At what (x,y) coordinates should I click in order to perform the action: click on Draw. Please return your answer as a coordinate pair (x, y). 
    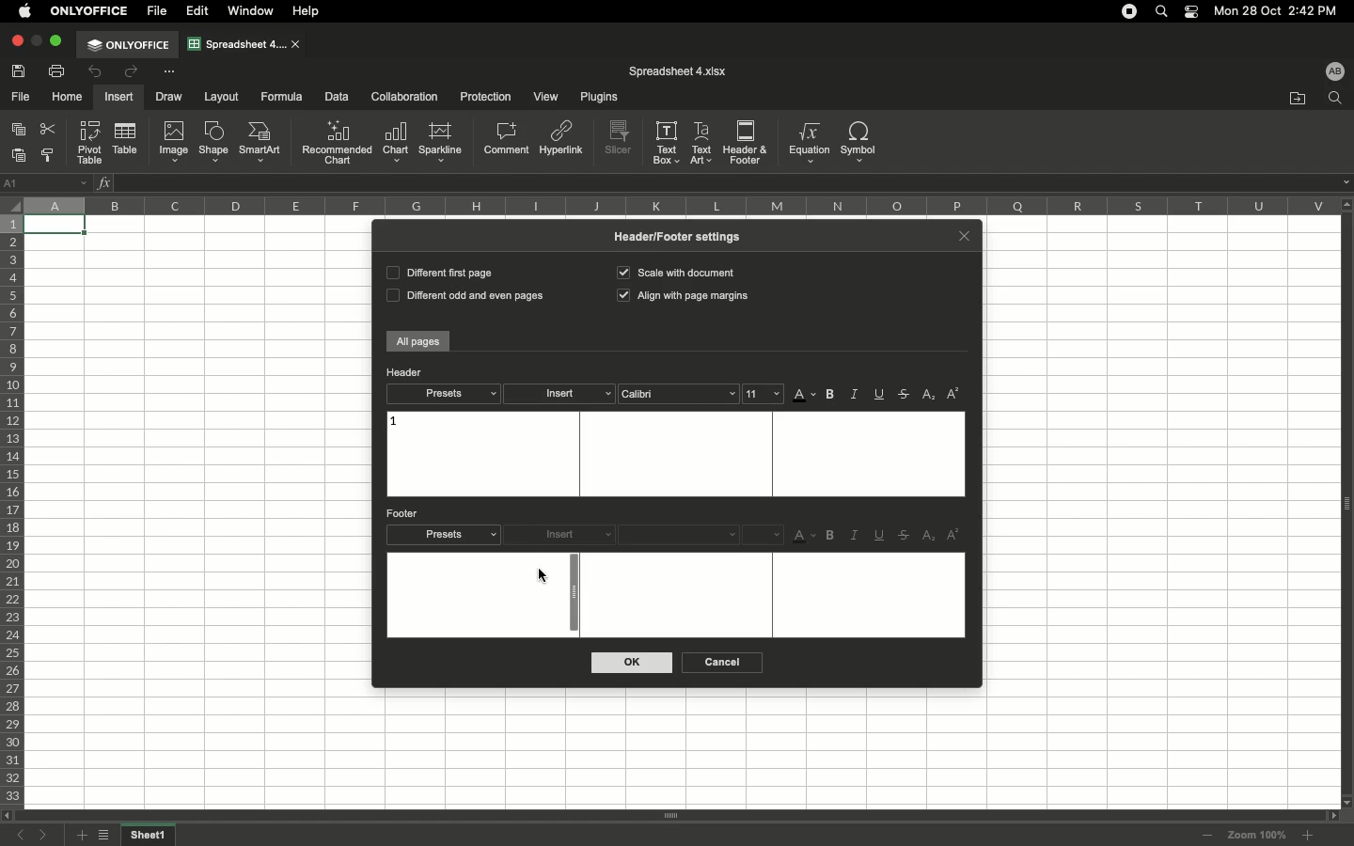
    Looking at the image, I should click on (171, 96).